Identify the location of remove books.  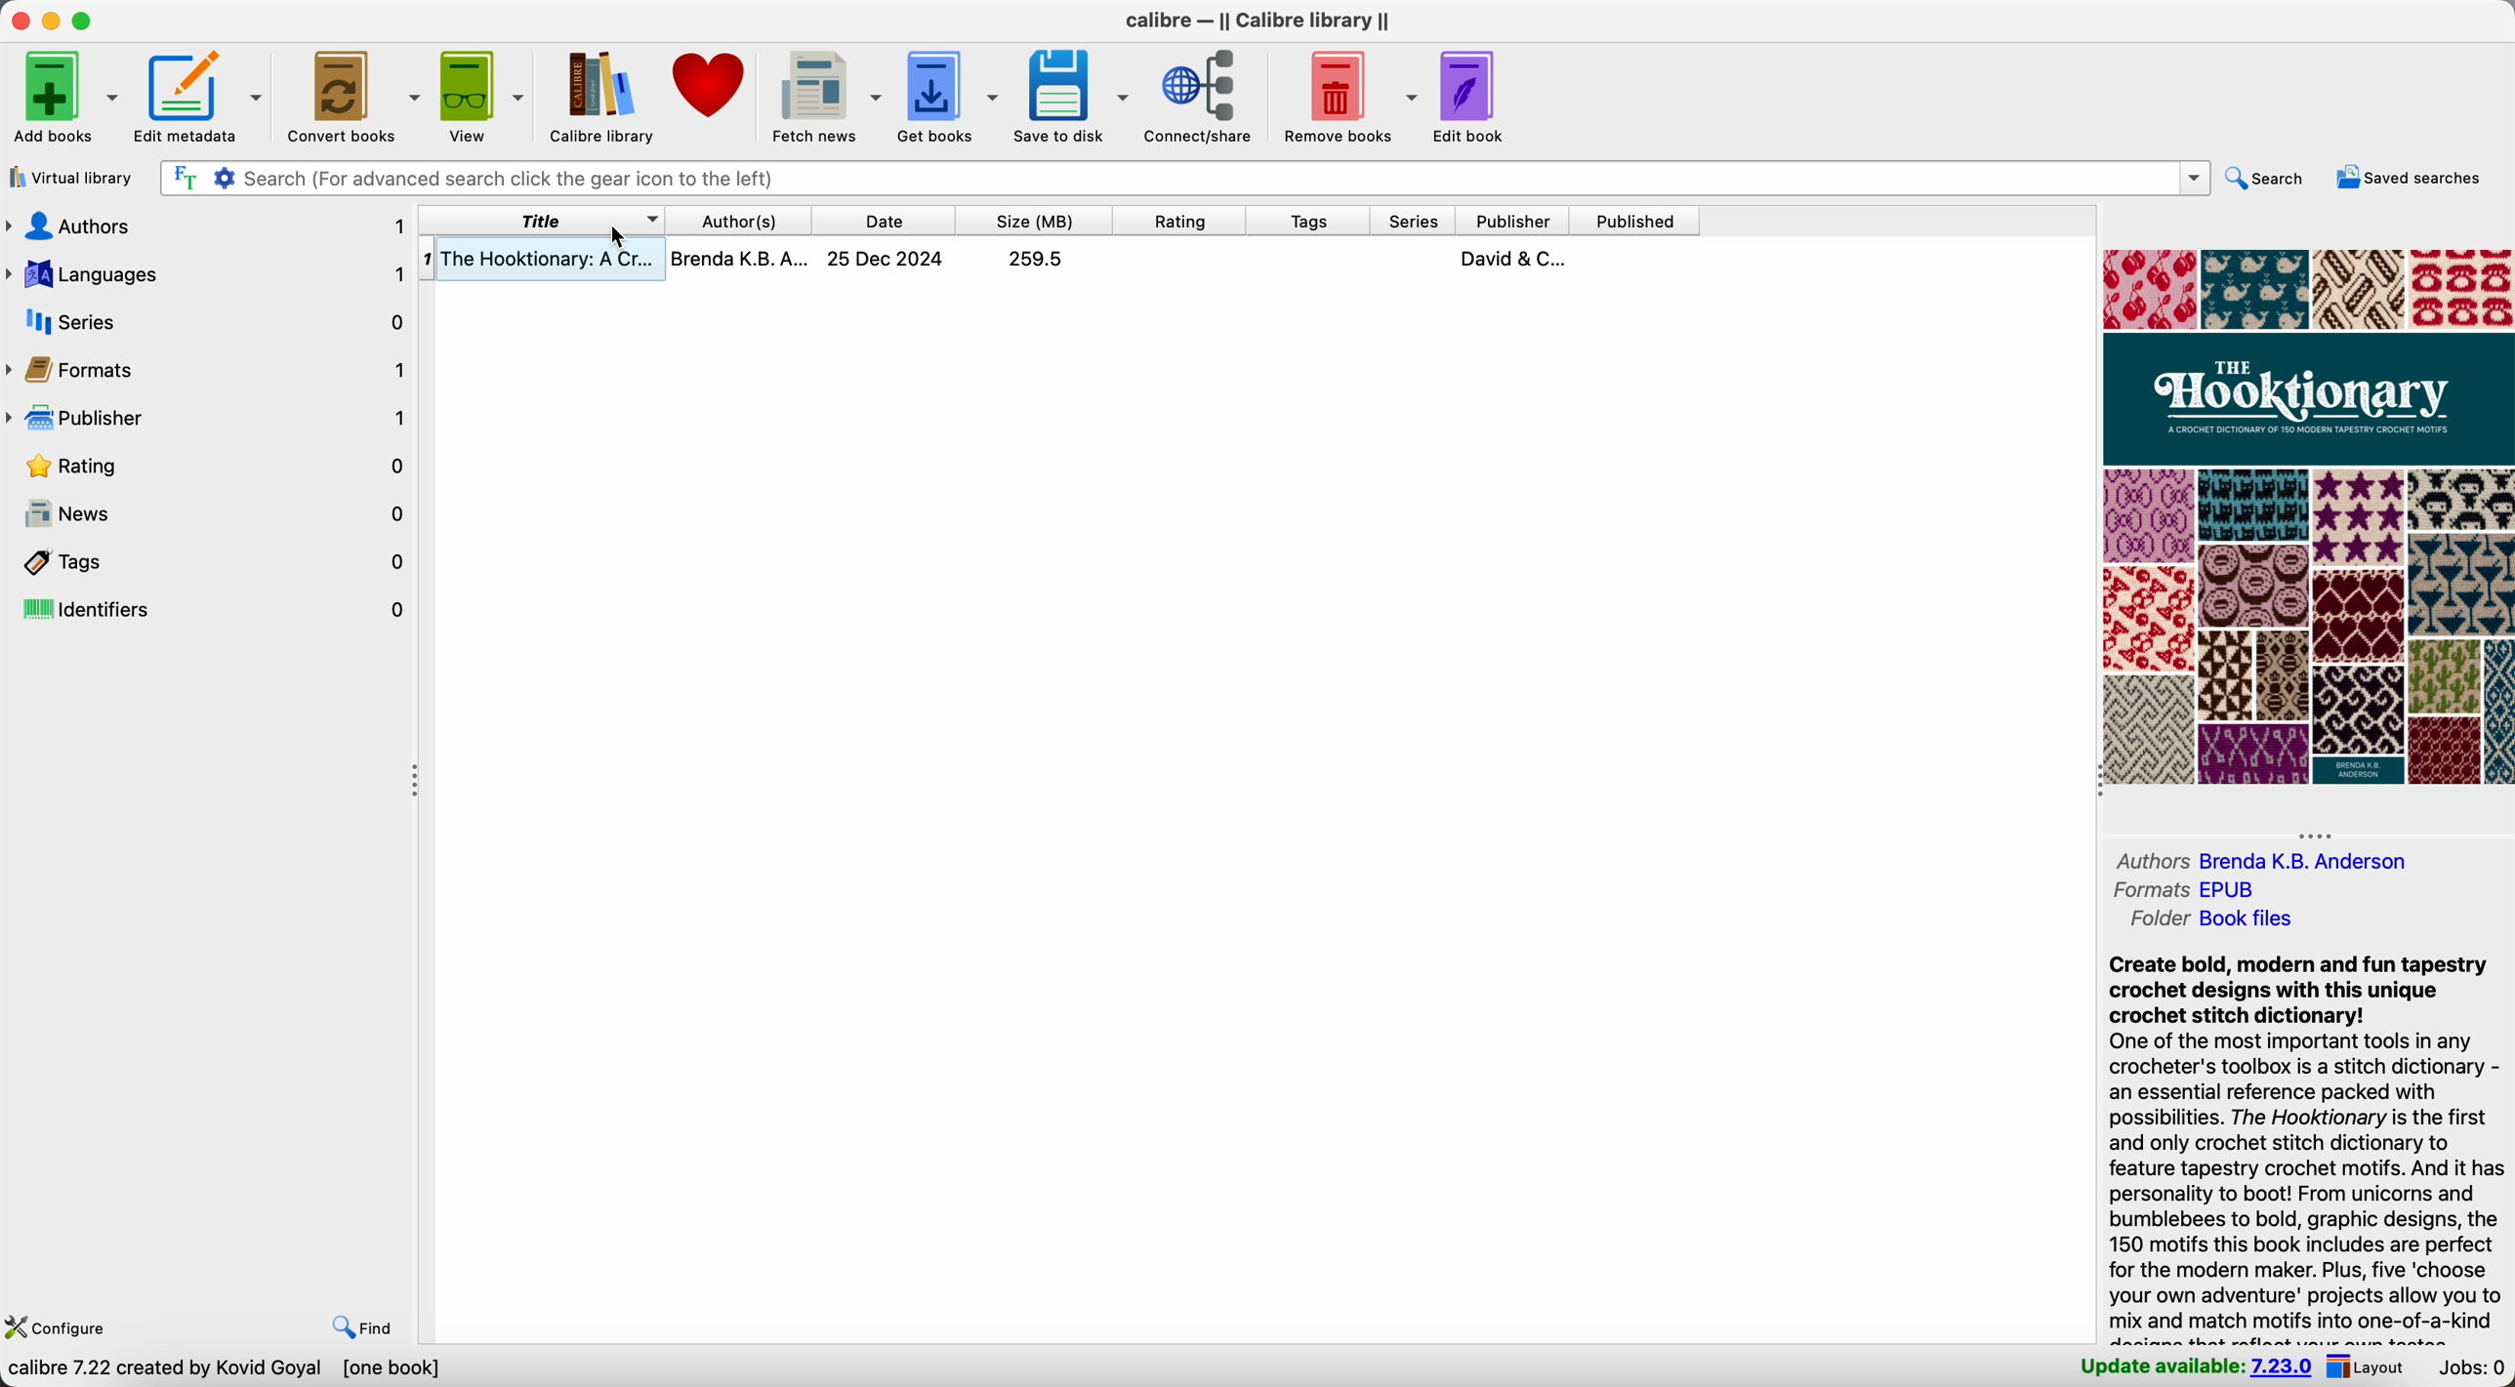
(1347, 95).